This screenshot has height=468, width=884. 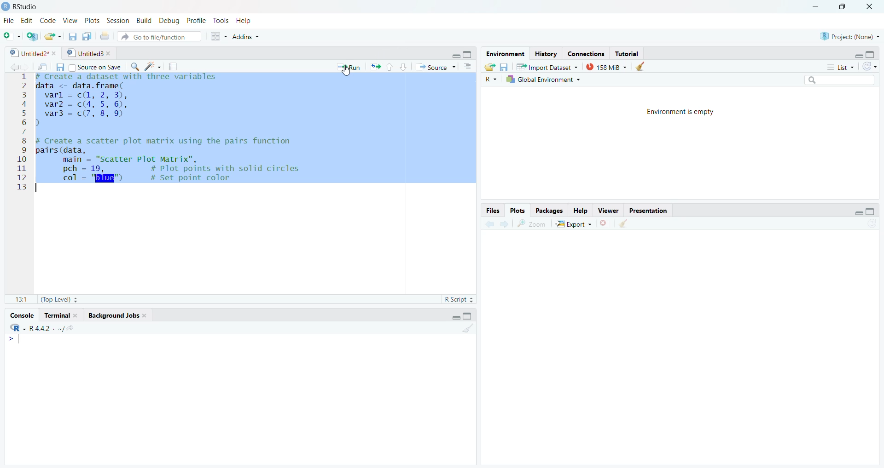 I want to click on Clear all viewer items, so click(x=628, y=225).